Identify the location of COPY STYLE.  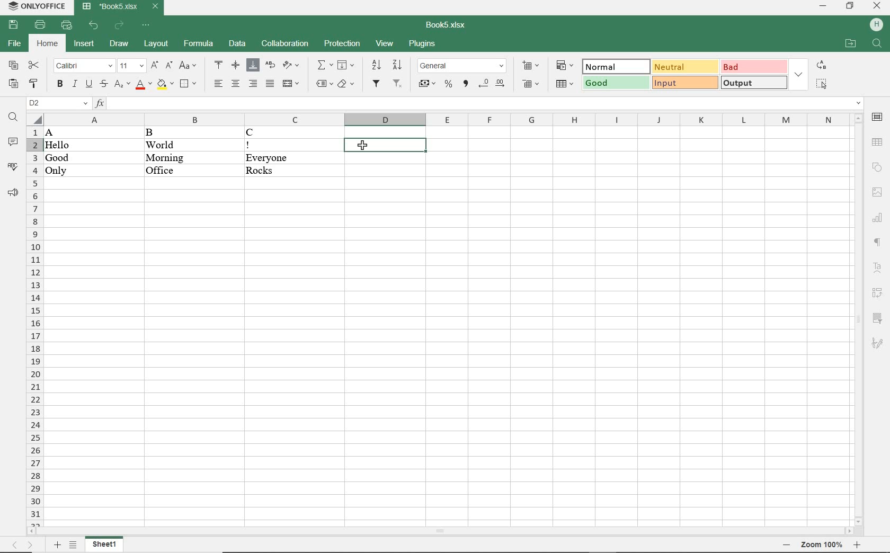
(34, 82).